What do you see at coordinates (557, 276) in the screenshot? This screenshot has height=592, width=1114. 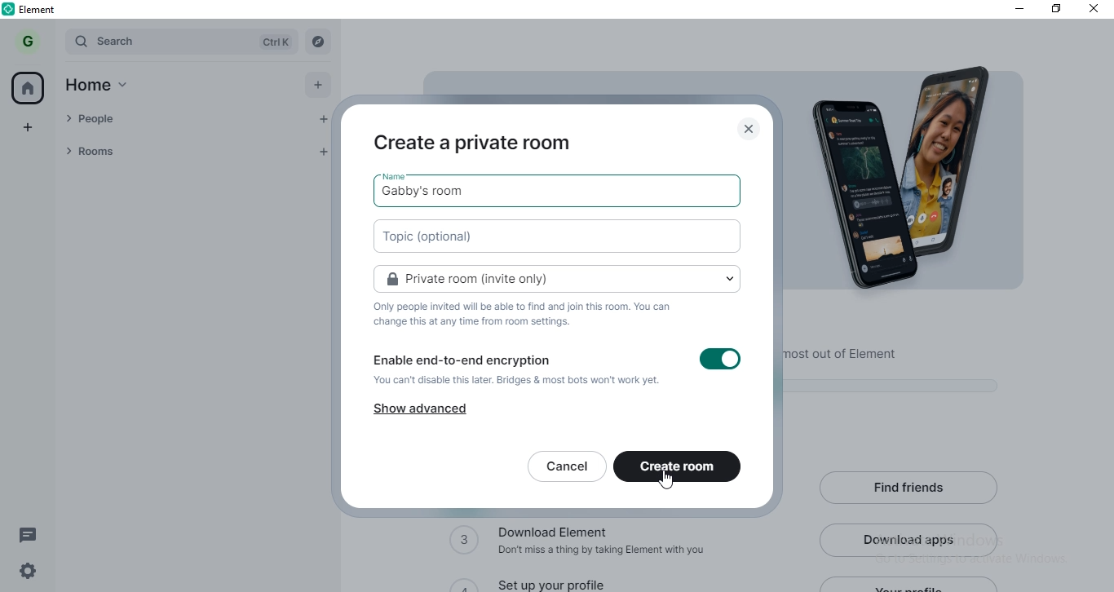 I see `private room` at bounding box center [557, 276].